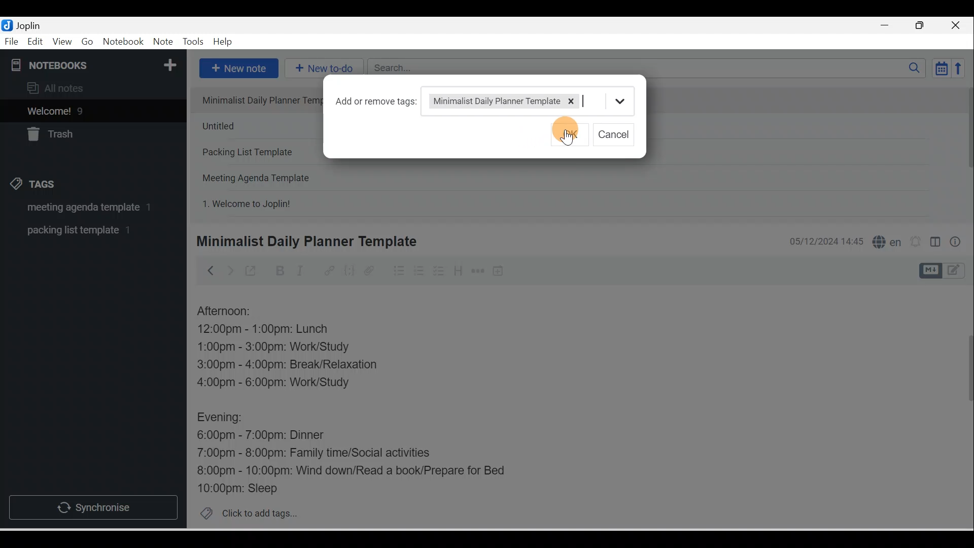  What do you see at coordinates (231, 312) in the screenshot?
I see `Afternoon:` at bounding box center [231, 312].